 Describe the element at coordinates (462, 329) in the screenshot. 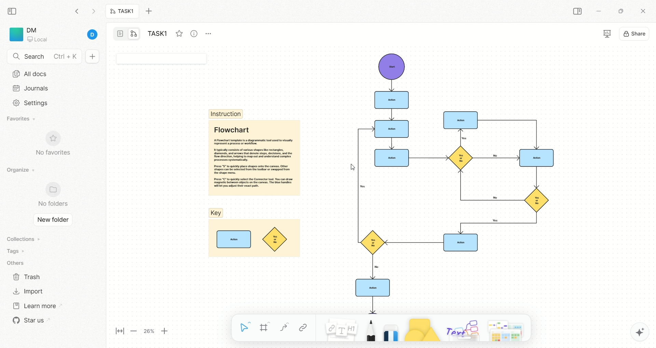

I see `text` at that location.